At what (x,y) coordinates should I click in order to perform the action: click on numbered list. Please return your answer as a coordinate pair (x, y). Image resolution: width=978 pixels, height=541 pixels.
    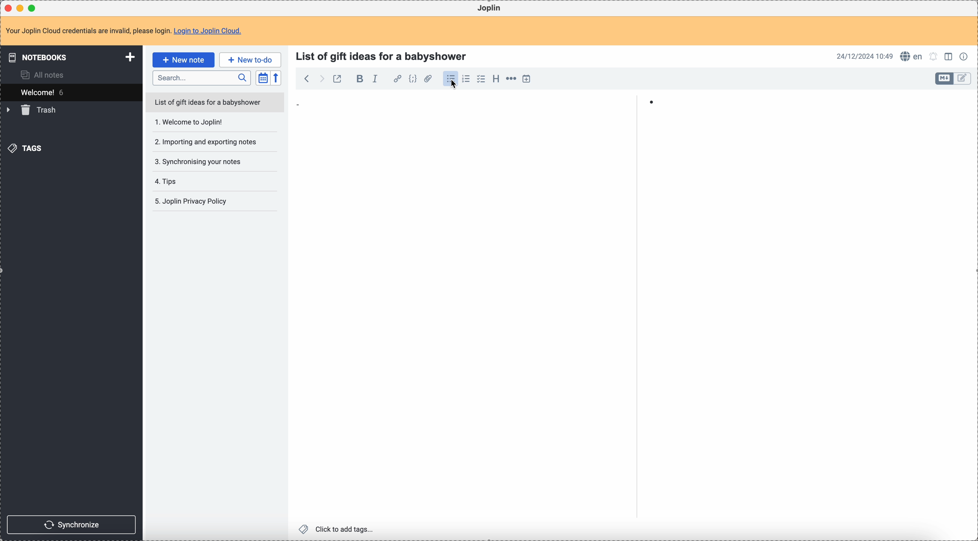
    Looking at the image, I should click on (468, 79).